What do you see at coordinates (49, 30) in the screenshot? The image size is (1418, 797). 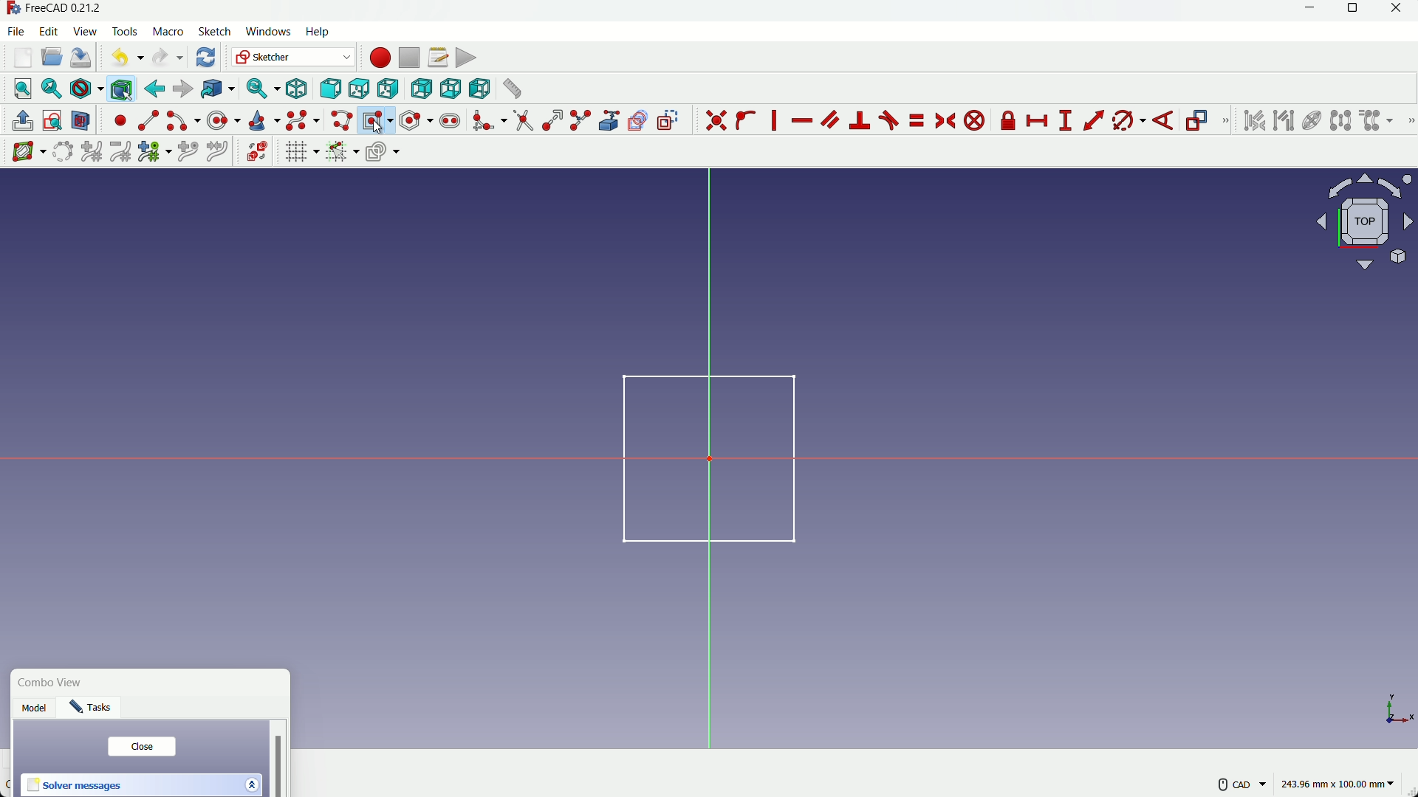 I see `edit menu` at bounding box center [49, 30].